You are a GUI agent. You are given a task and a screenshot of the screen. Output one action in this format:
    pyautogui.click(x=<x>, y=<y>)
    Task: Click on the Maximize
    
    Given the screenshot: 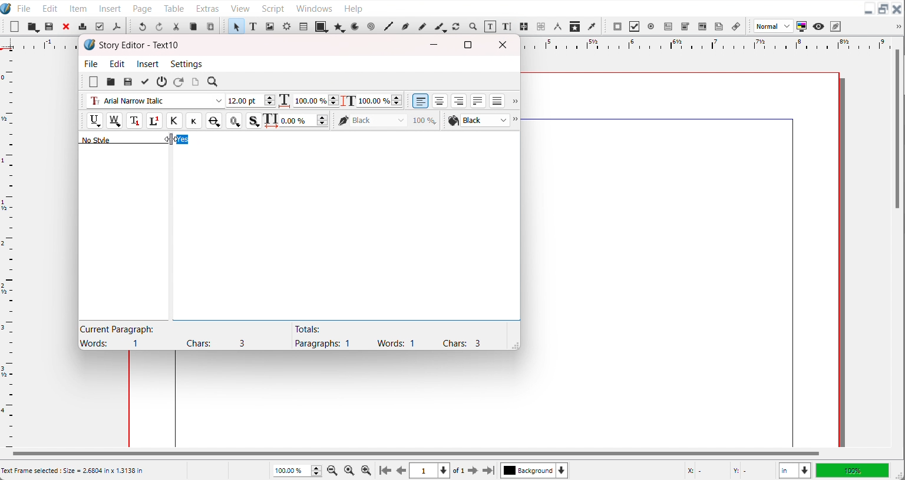 What is the action you would take?
    pyautogui.click(x=883, y=9)
    